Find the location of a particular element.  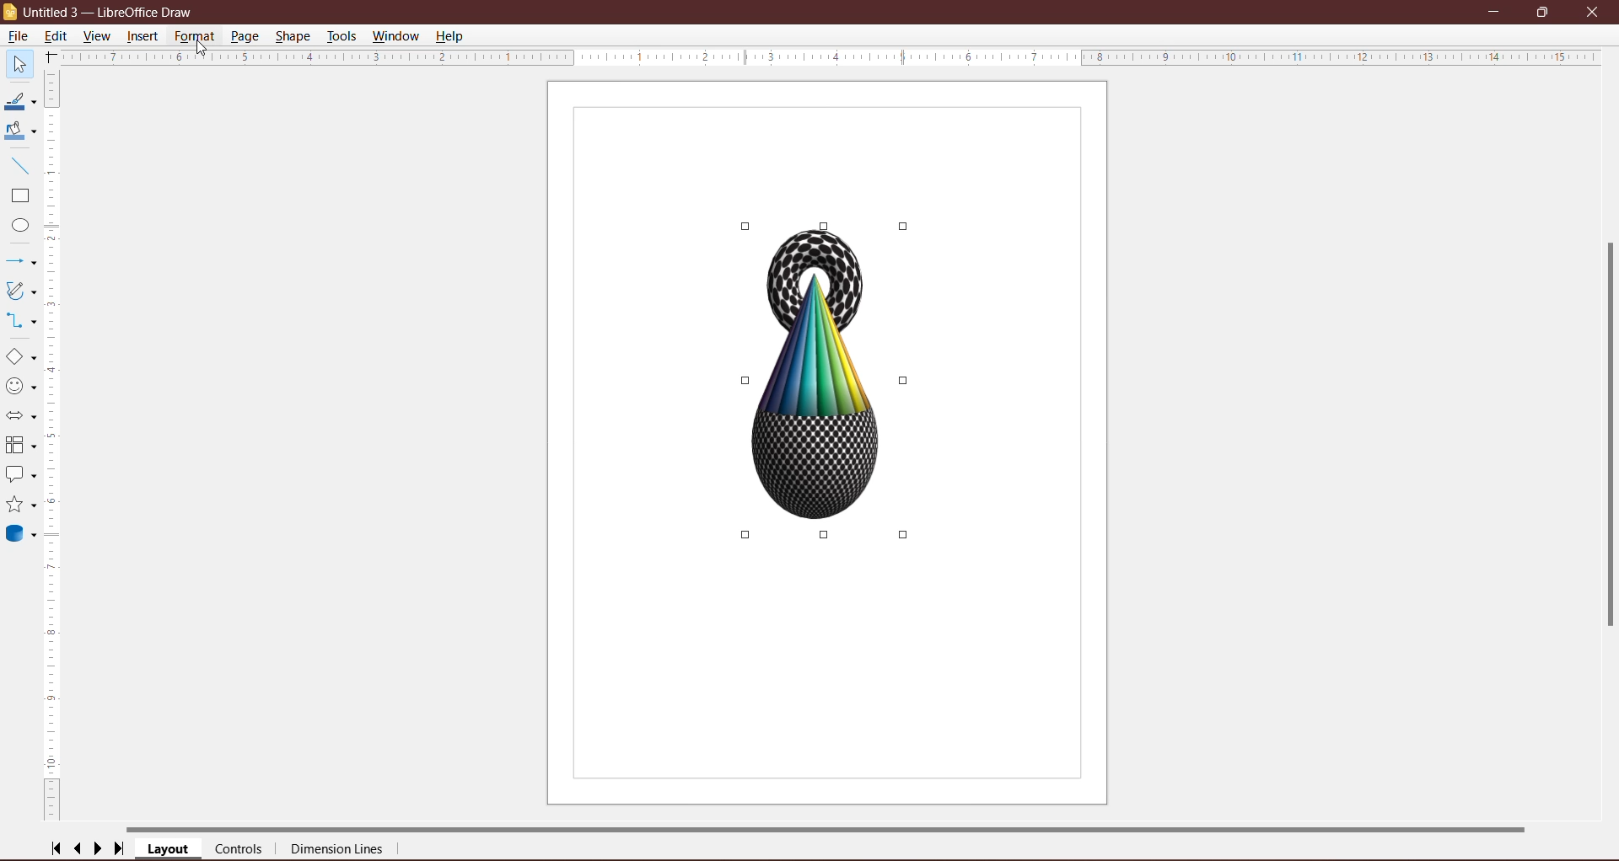

Insert Line is located at coordinates (20, 165).